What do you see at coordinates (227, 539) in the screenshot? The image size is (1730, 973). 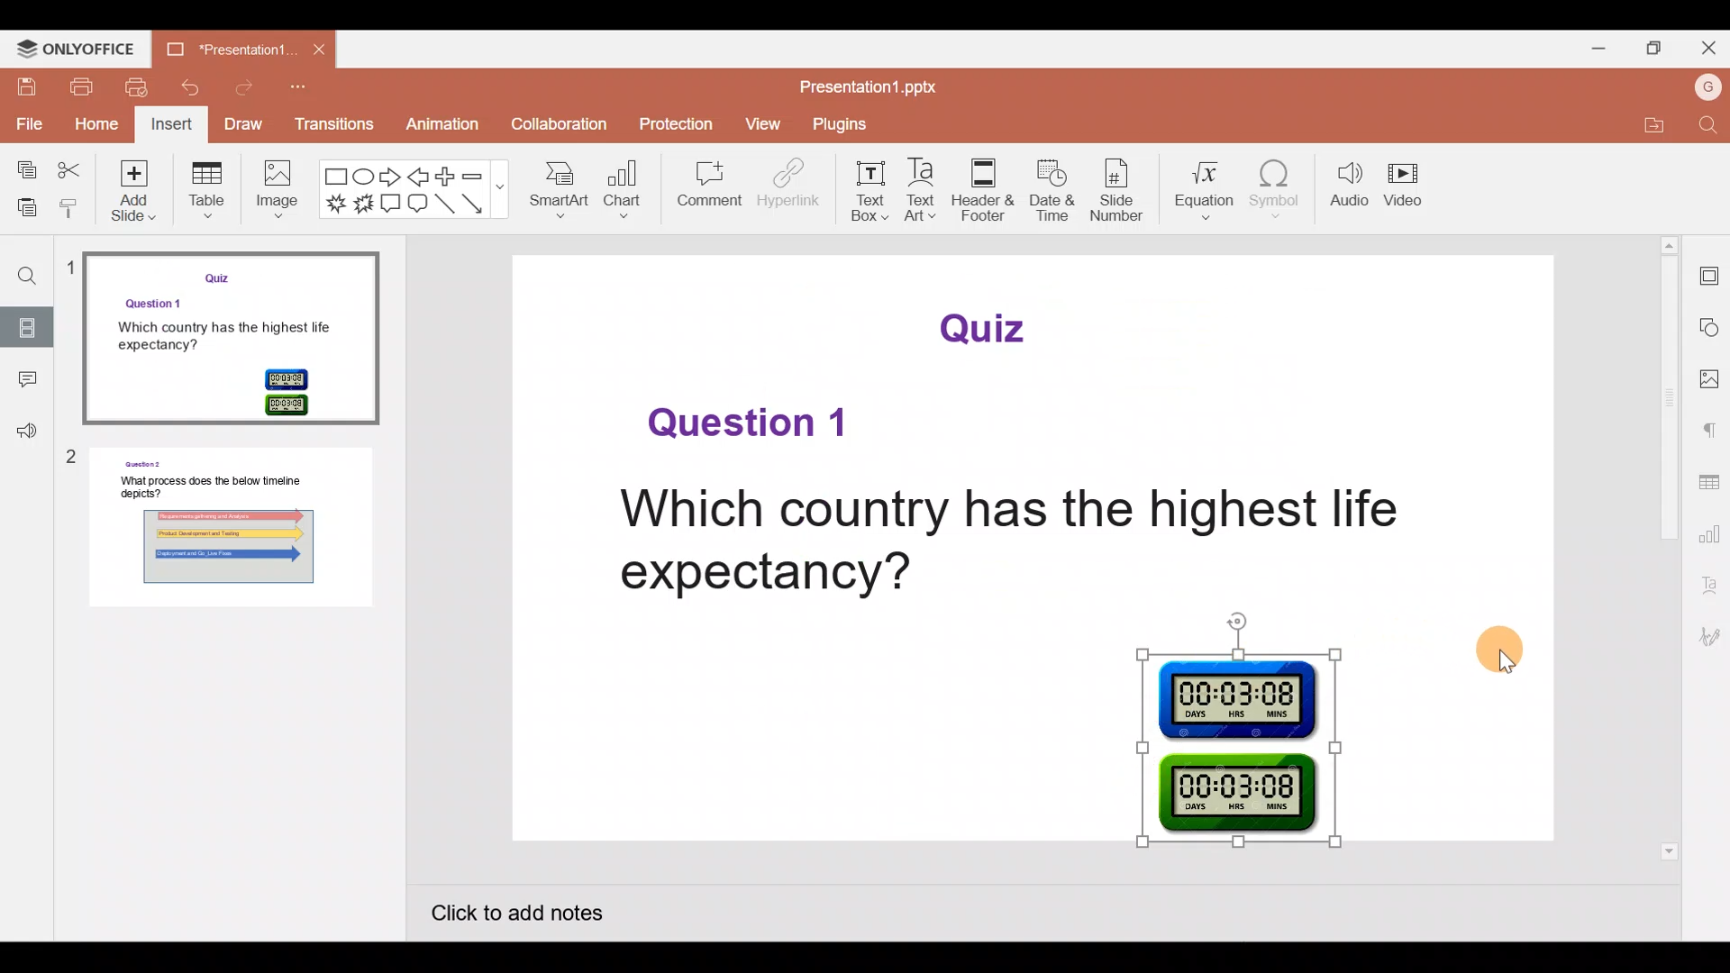 I see `Slide 2 preview` at bounding box center [227, 539].